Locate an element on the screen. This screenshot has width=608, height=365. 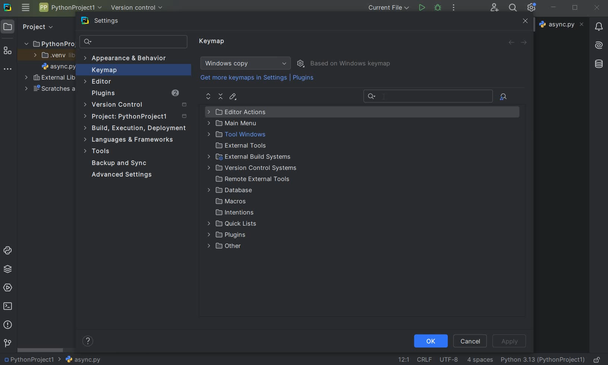
file name is located at coordinates (79, 359).